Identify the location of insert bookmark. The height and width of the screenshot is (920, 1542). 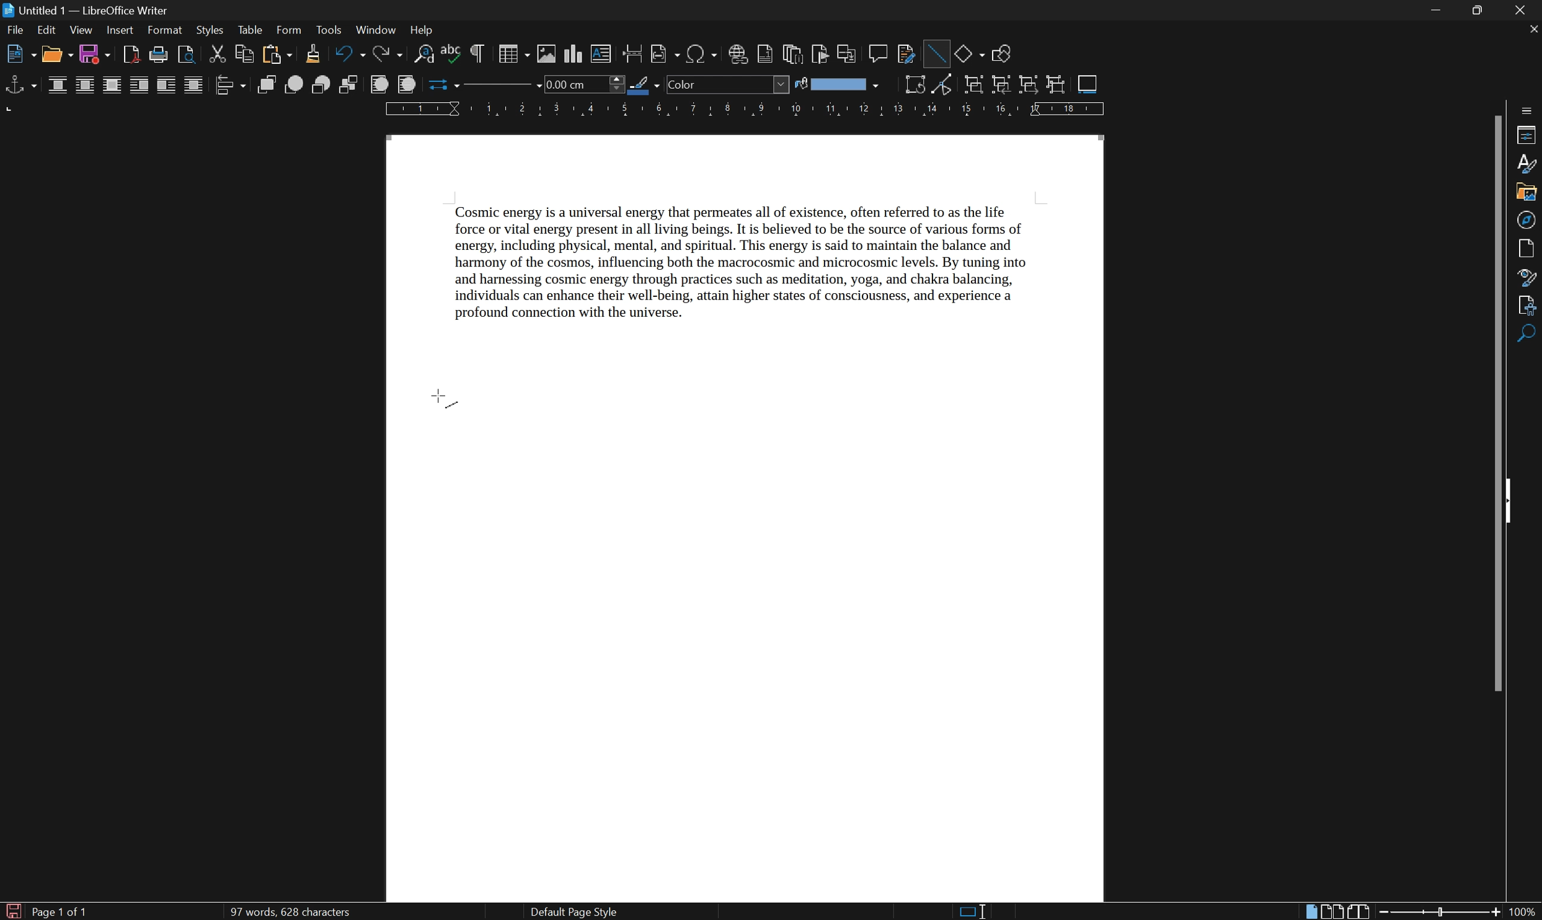
(823, 55).